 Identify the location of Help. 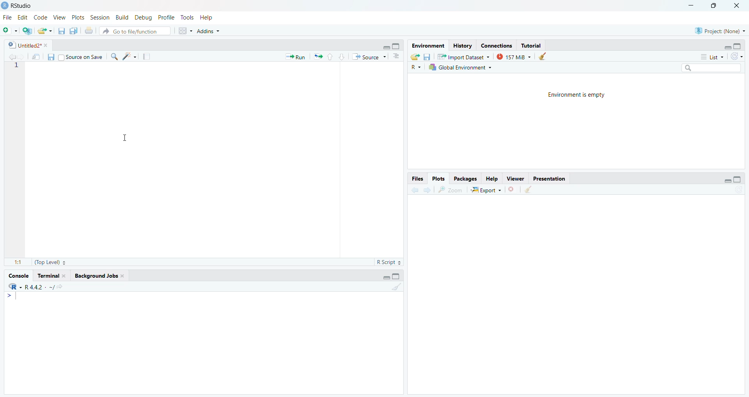
(492, 178).